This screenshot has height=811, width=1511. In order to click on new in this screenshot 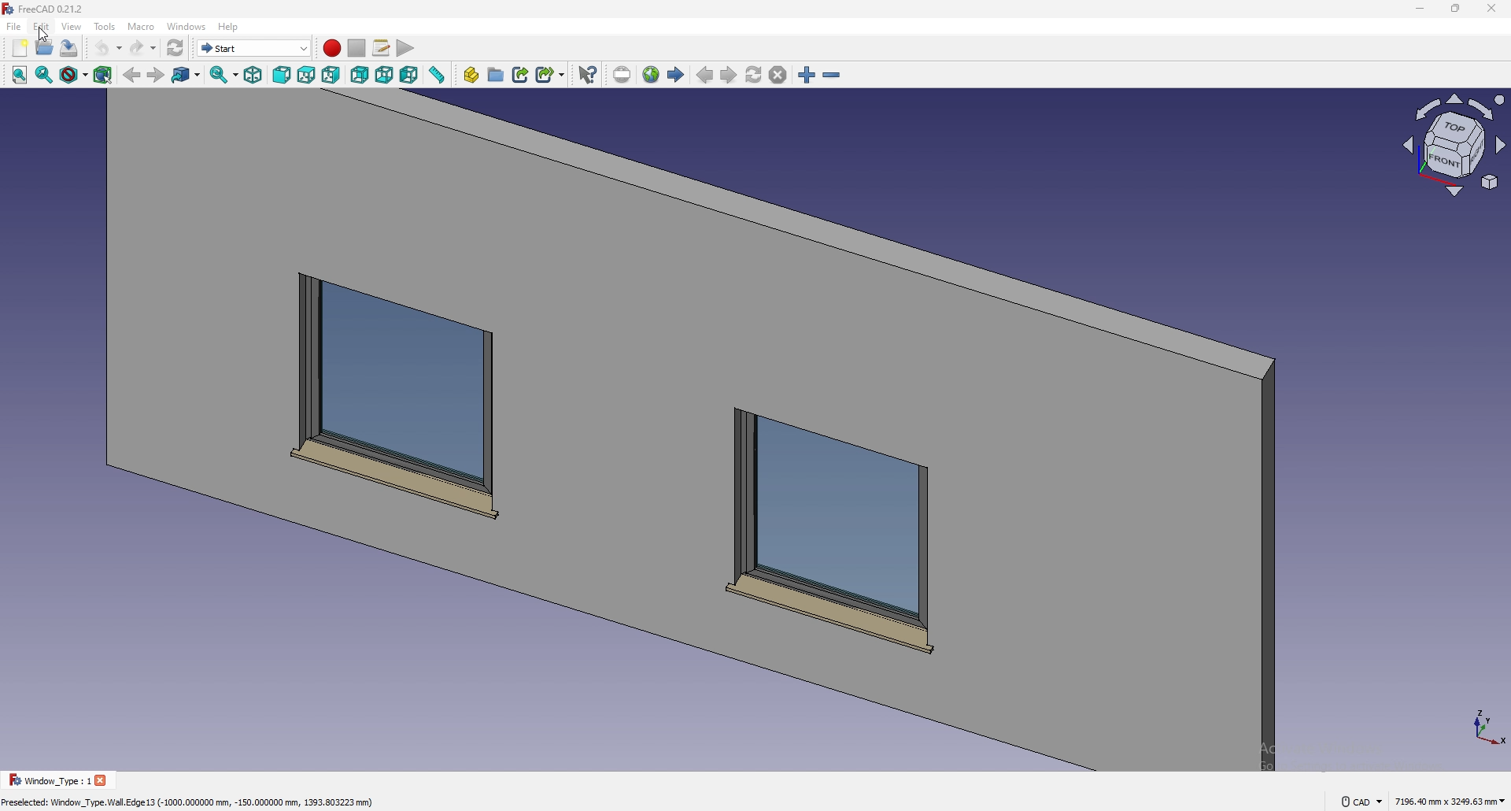, I will do `click(19, 48)`.